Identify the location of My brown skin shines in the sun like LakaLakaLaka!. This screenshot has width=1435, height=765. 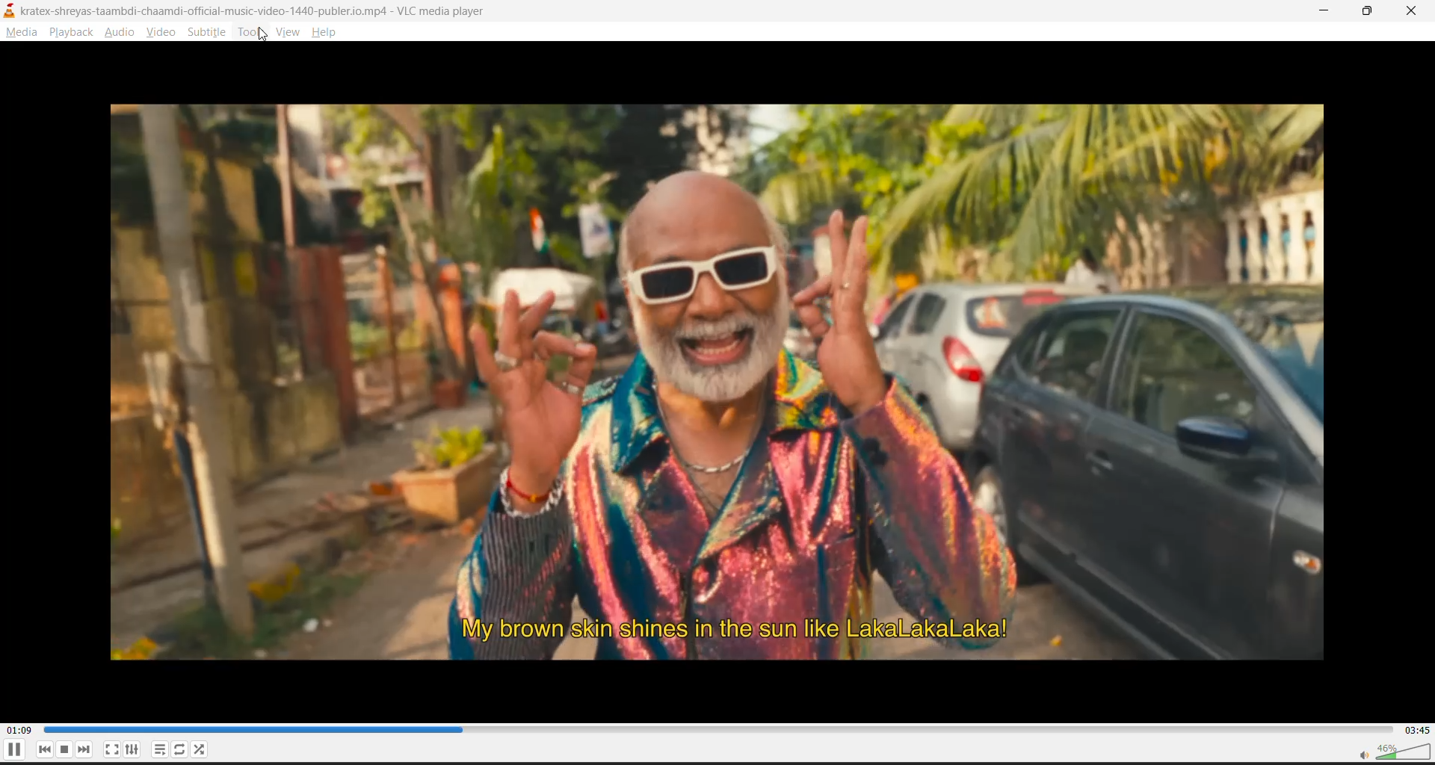
(762, 630).